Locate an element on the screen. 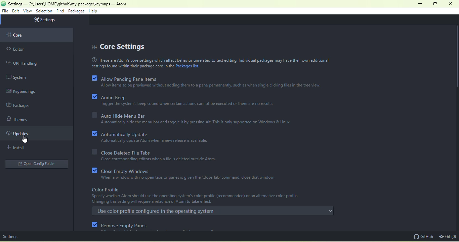 Image resolution: width=459 pixels, height=242 pixels. checkbox with ticks is located at coordinates (94, 97).